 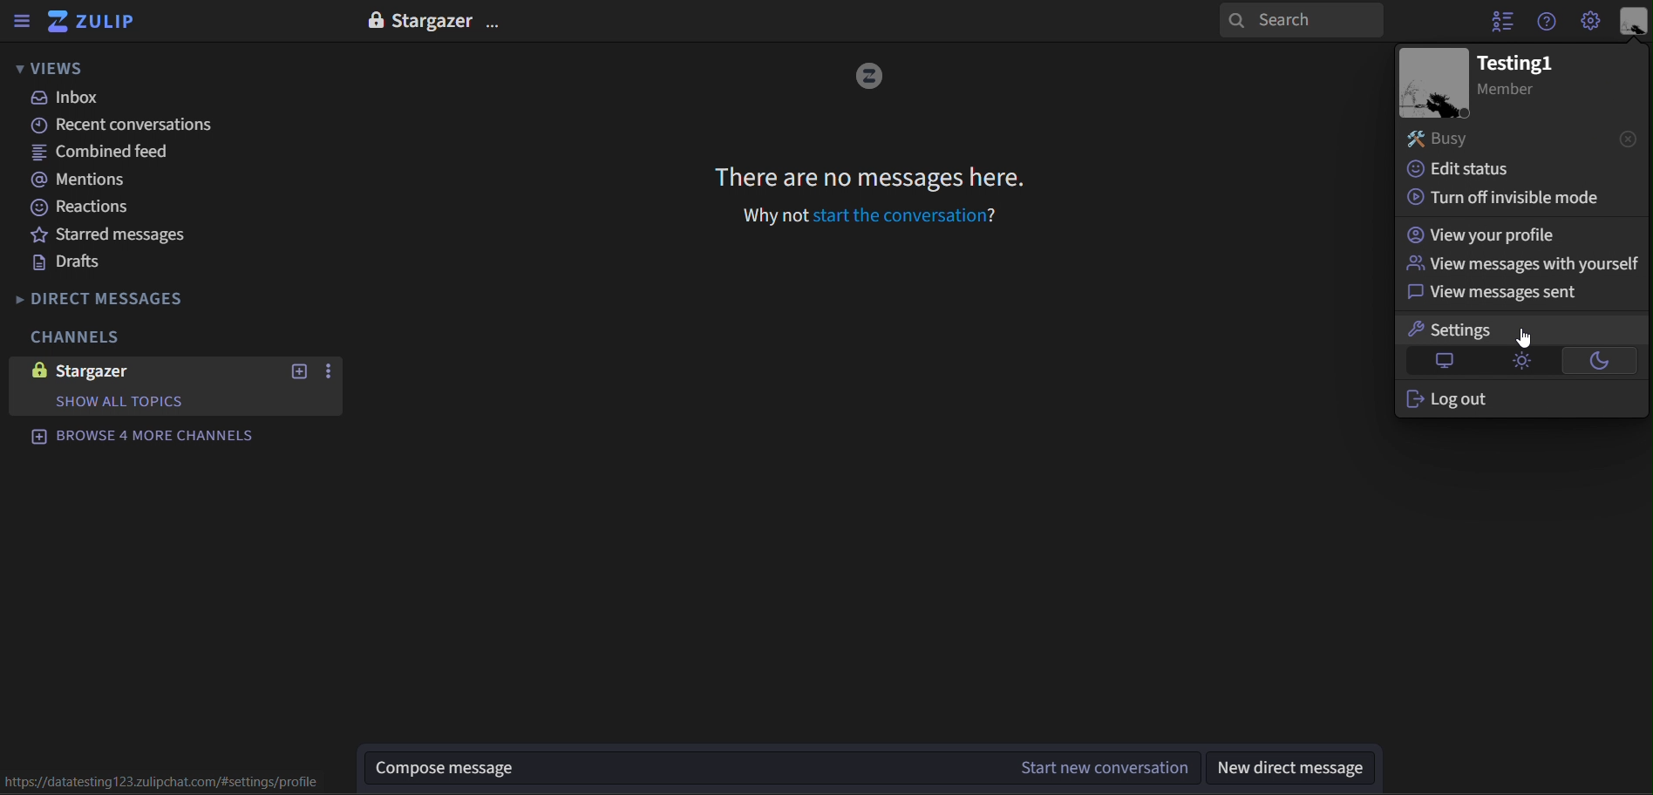 What do you see at coordinates (436, 17) in the screenshot?
I see `stargazer` at bounding box center [436, 17].